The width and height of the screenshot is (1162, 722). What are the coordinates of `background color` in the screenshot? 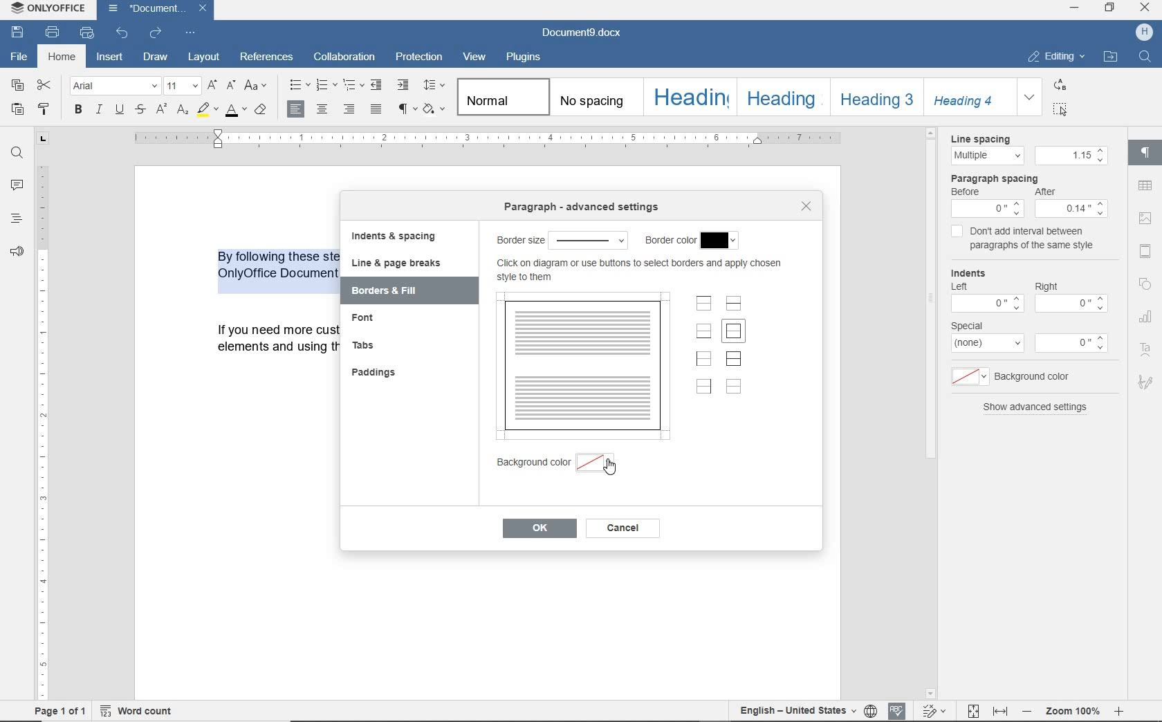 It's located at (531, 463).